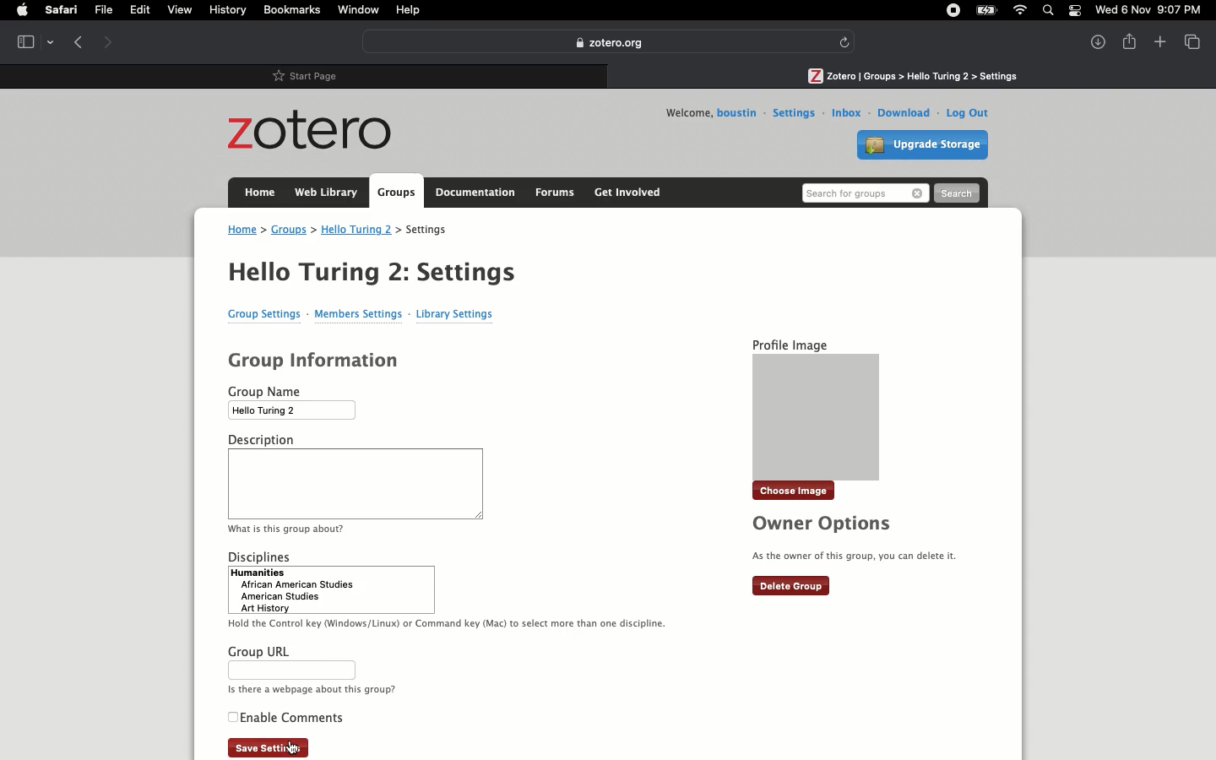 Image resolution: width=1216 pixels, height=760 pixels. I want to click on Owner options, so click(856, 537).